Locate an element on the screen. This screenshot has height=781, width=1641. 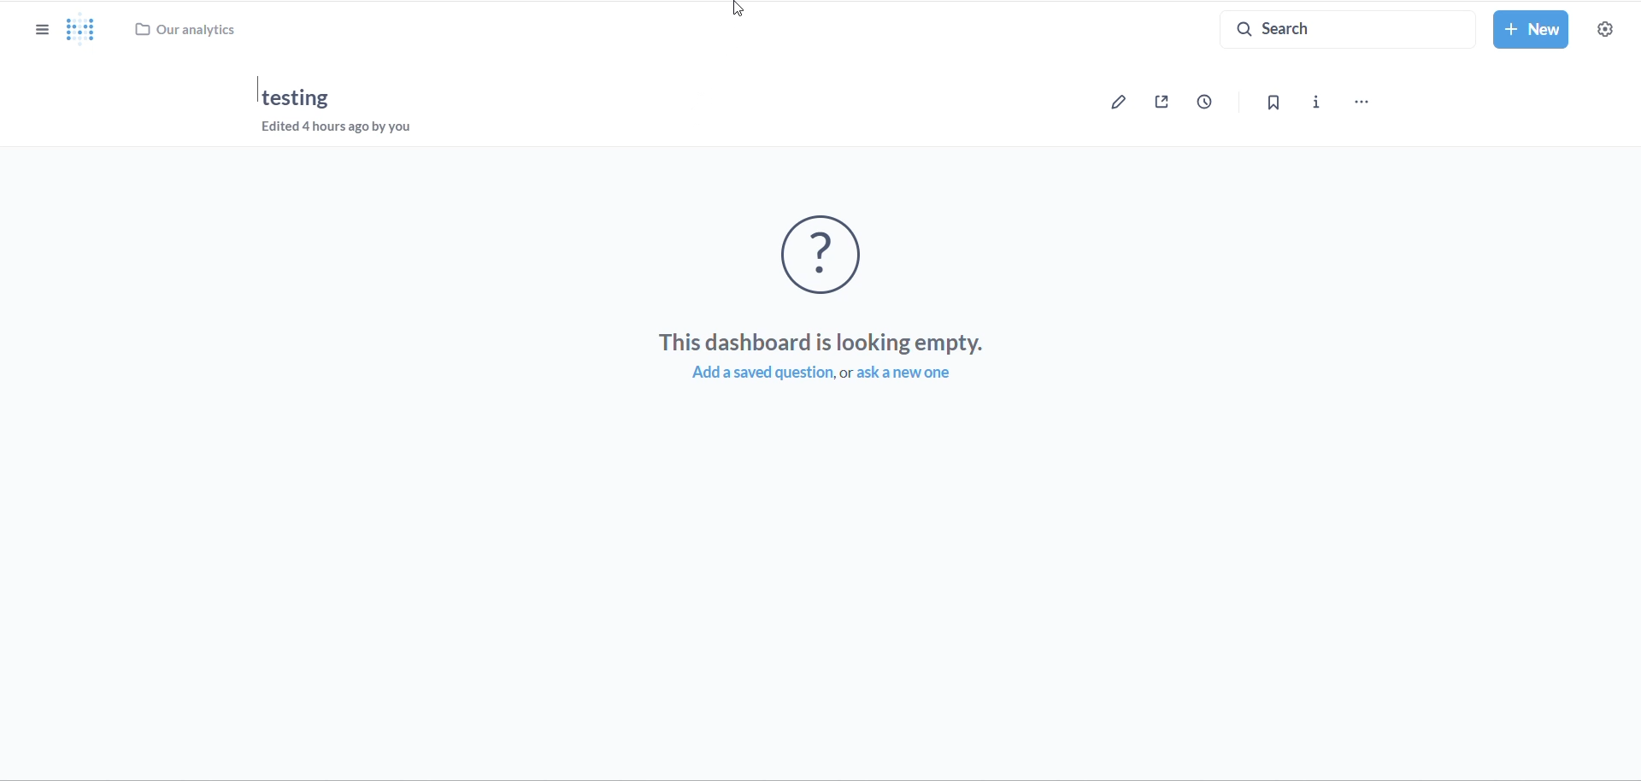
info is located at coordinates (1315, 102).